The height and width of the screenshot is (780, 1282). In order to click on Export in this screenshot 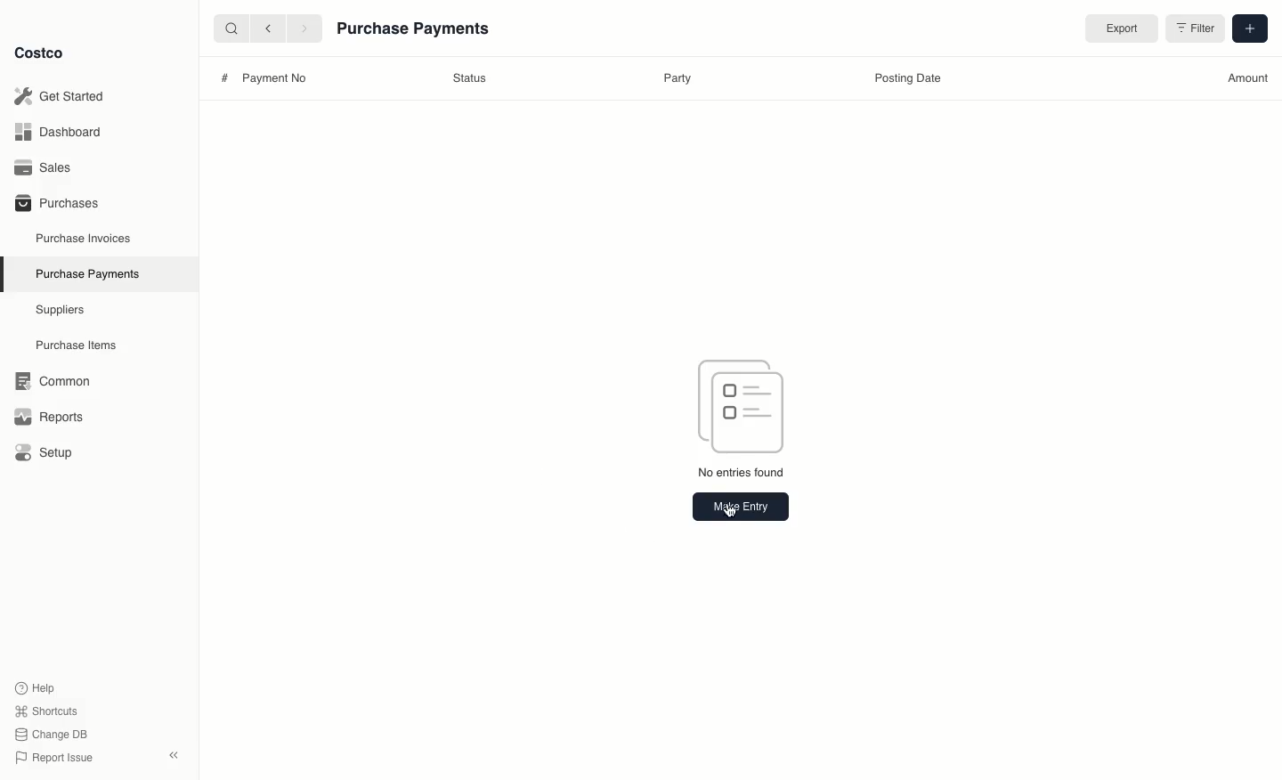, I will do `click(1118, 29)`.